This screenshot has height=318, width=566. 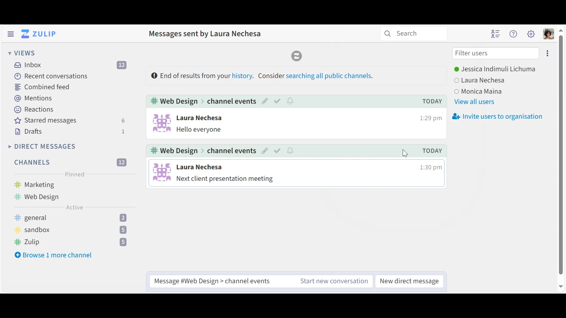 What do you see at coordinates (74, 208) in the screenshot?
I see `Active` at bounding box center [74, 208].